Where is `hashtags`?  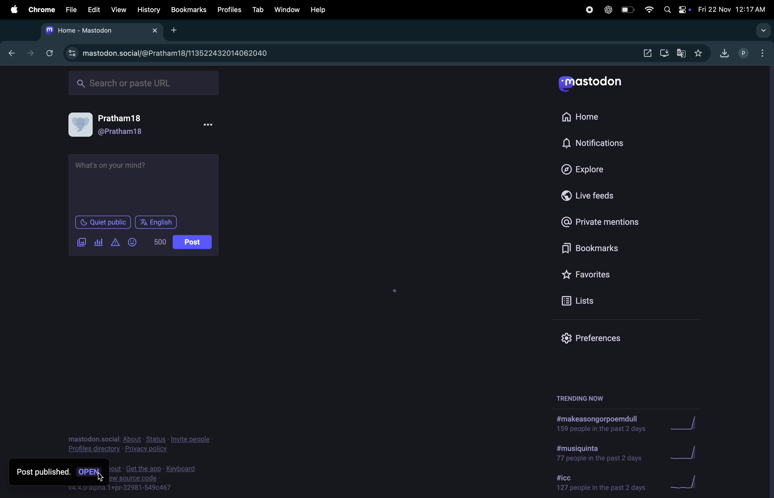
hashtags is located at coordinates (594, 423).